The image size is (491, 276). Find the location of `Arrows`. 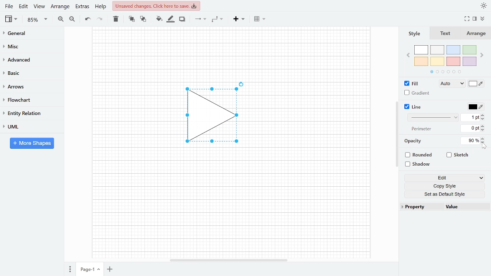

Arrows is located at coordinates (28, 86).